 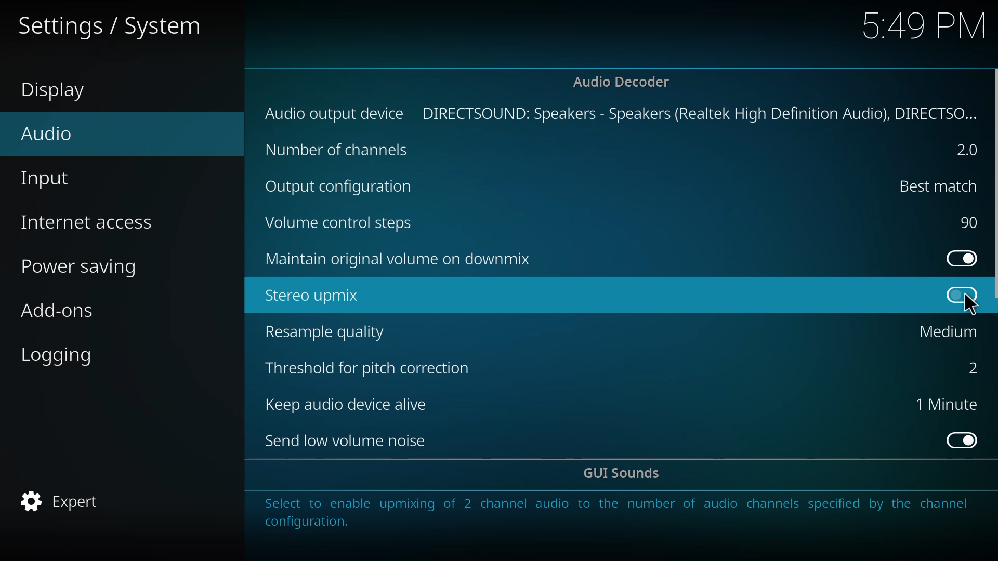 What do you see at coordinates (348, 442) in the screenshot?
I see `send low volume noise` at bounding box center [348, 442].